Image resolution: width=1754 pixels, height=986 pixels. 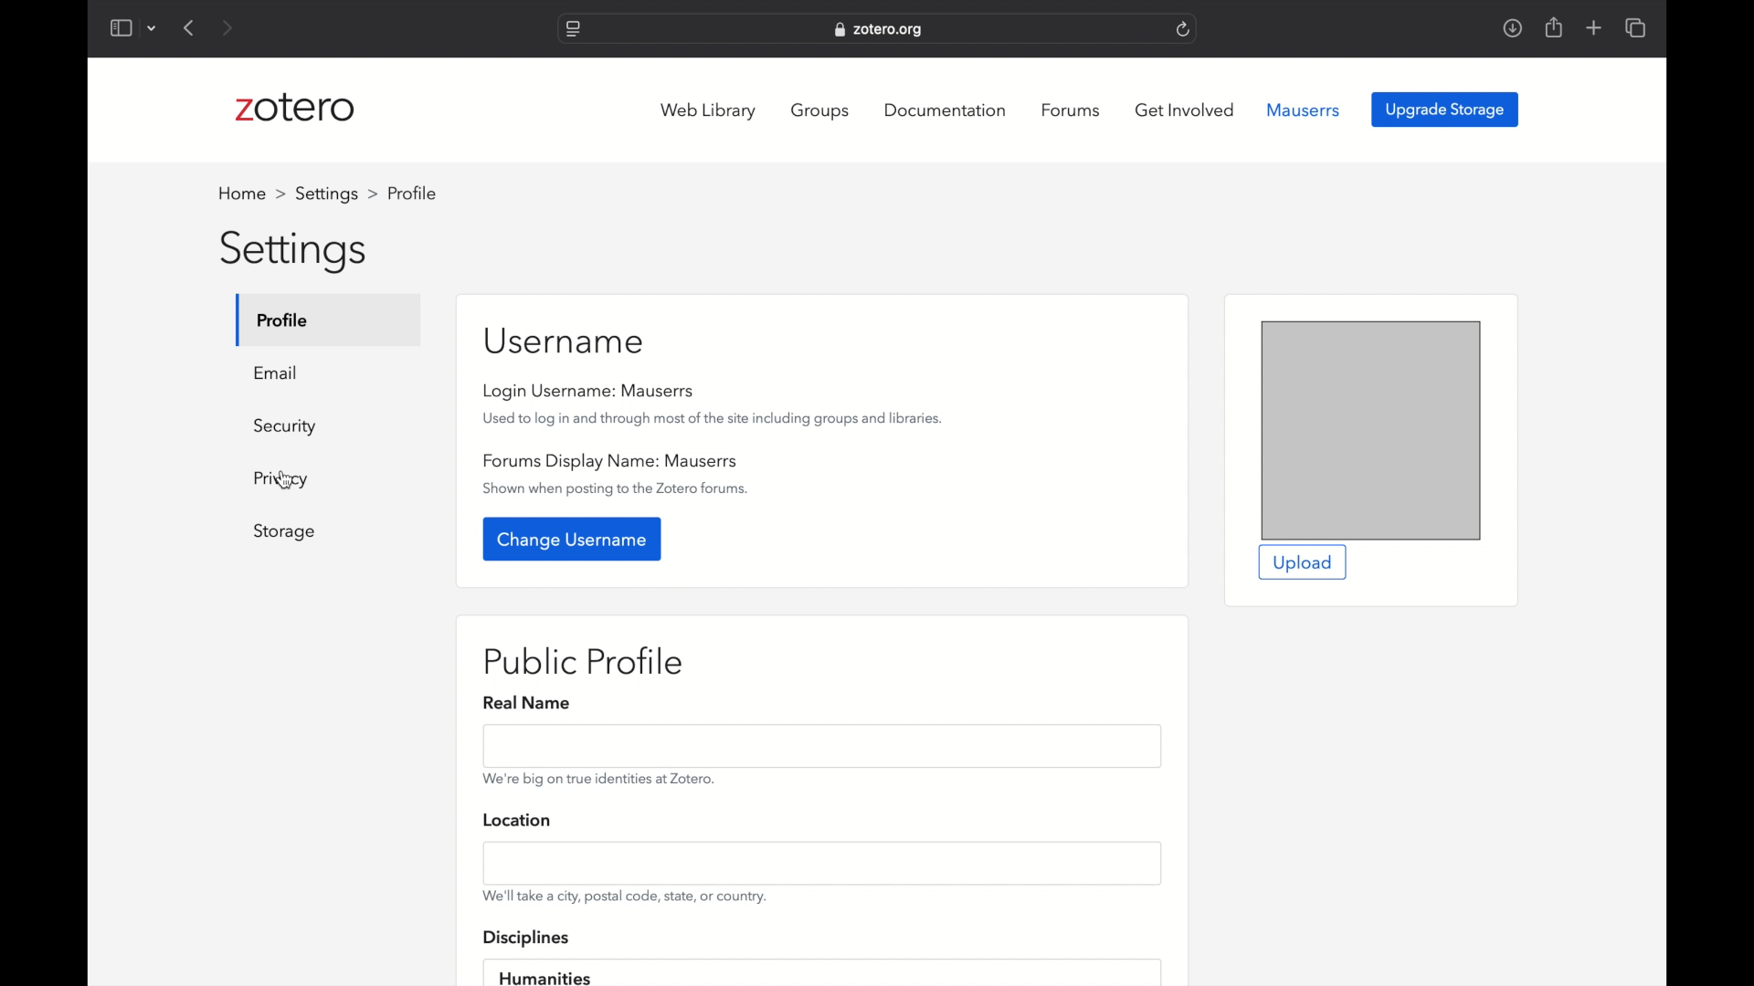 What do you see at coordinates (543, 976) in the screenshot?
I see `humanities` at bounding box center [543, 976].